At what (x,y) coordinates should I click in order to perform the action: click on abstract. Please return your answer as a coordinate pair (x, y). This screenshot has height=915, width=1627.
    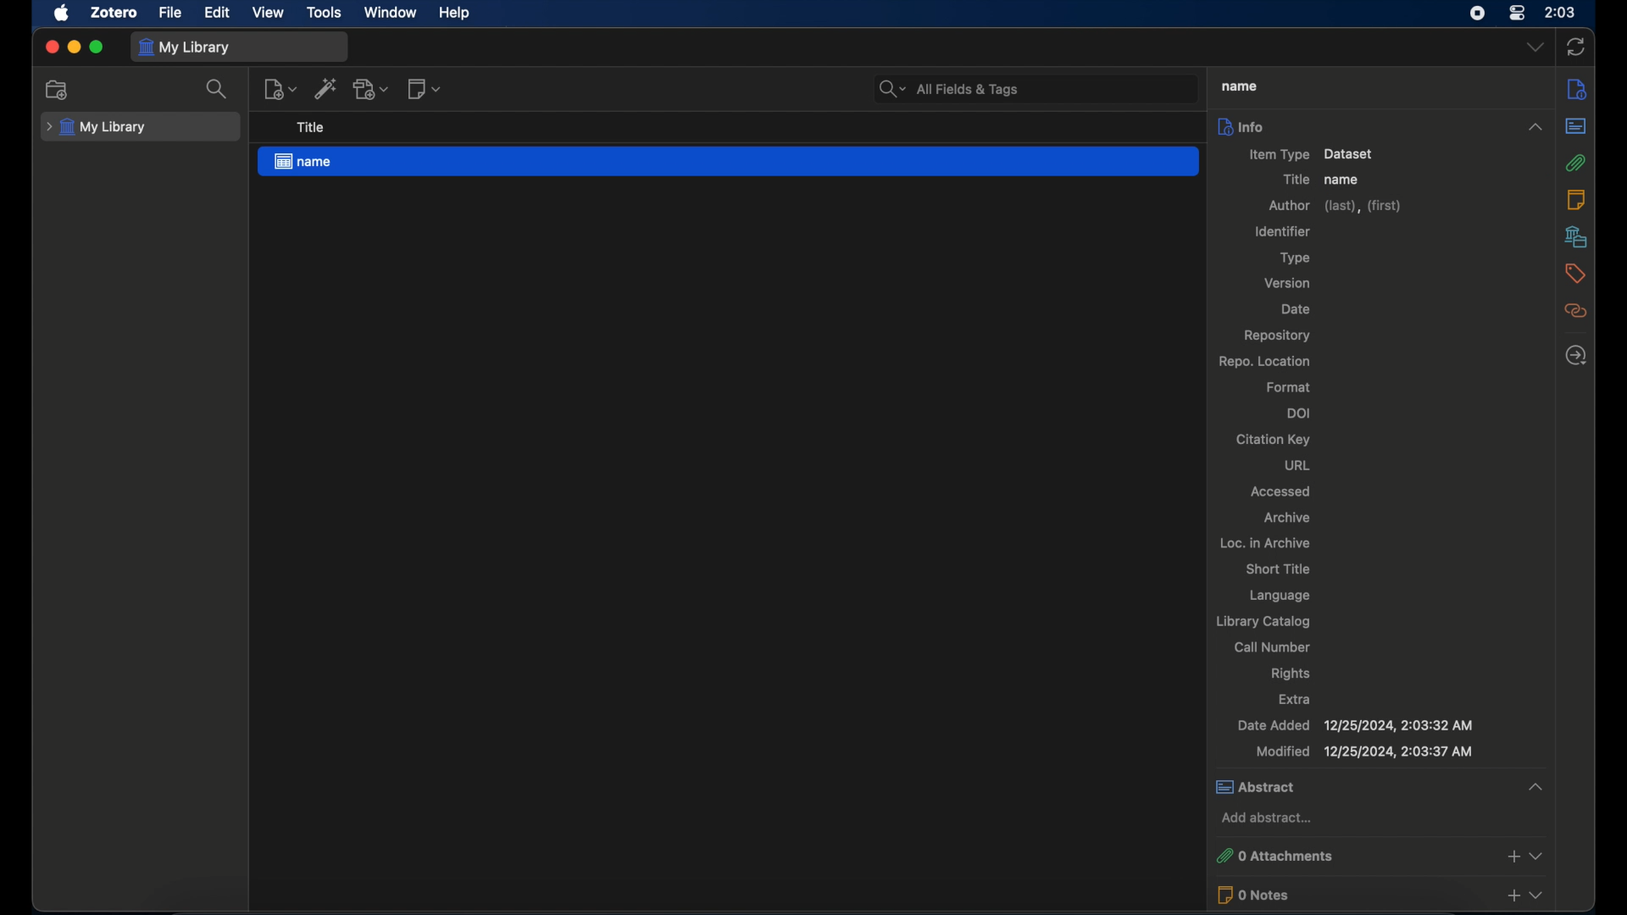
    Looking at the image, I should click on (1379, 785).